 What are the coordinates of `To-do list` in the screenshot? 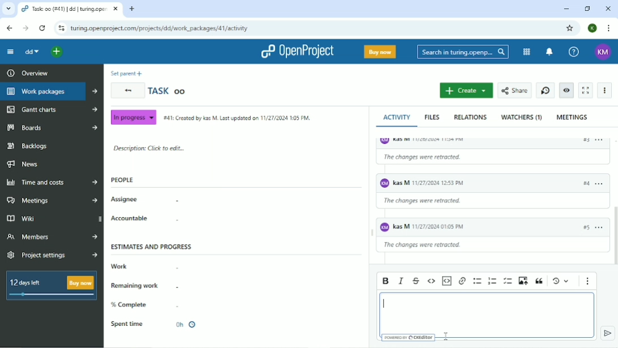 It's located at (508, 281).